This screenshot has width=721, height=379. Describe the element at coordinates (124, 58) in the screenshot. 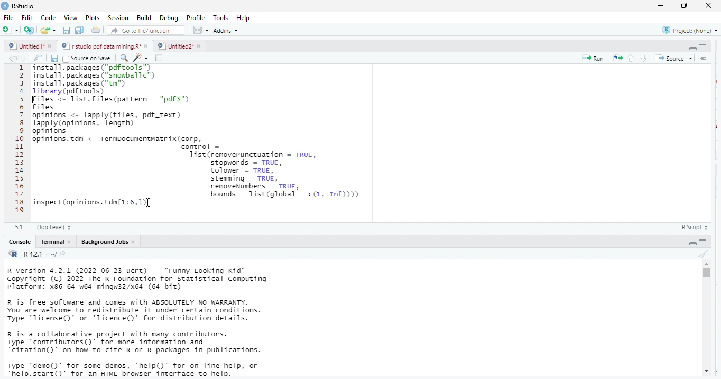

I see `find /replace` at that location.